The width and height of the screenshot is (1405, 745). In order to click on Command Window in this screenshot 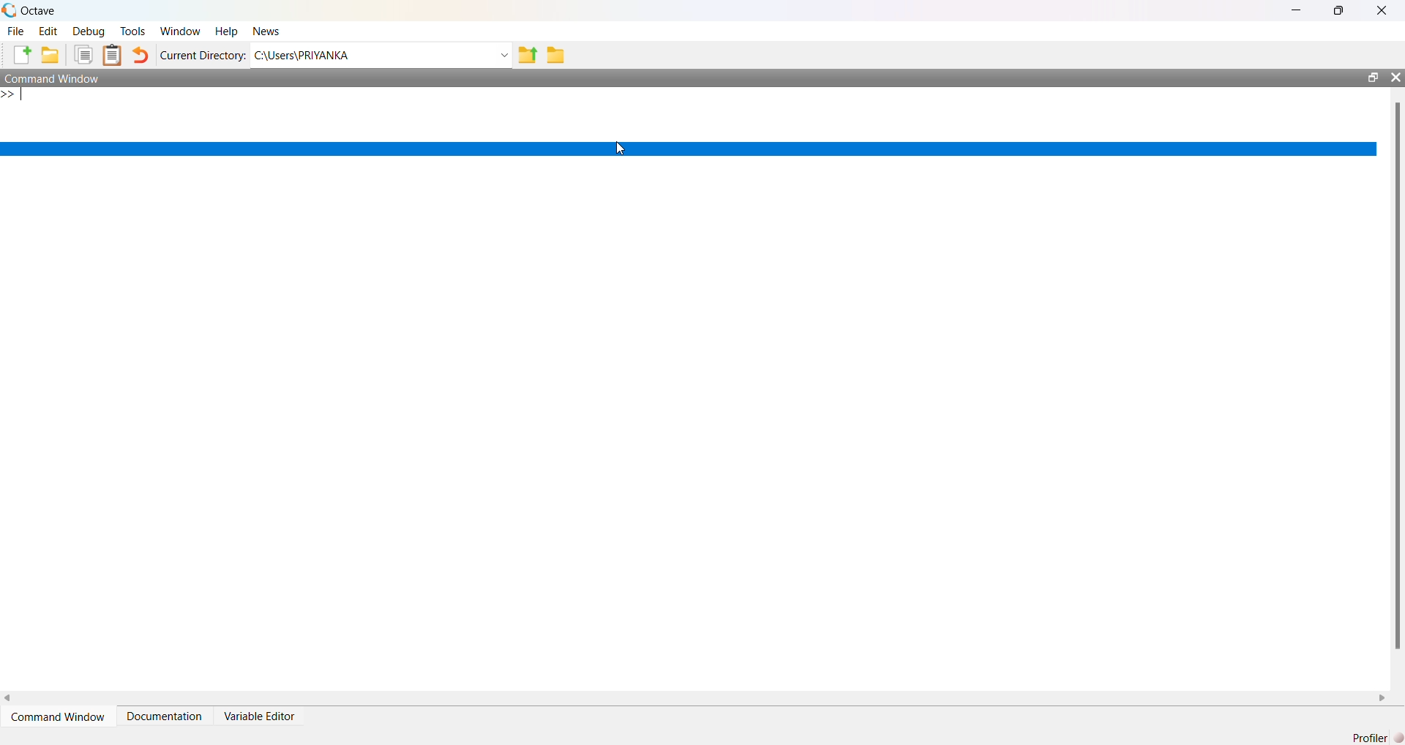, I will do `click(53, 78)`.